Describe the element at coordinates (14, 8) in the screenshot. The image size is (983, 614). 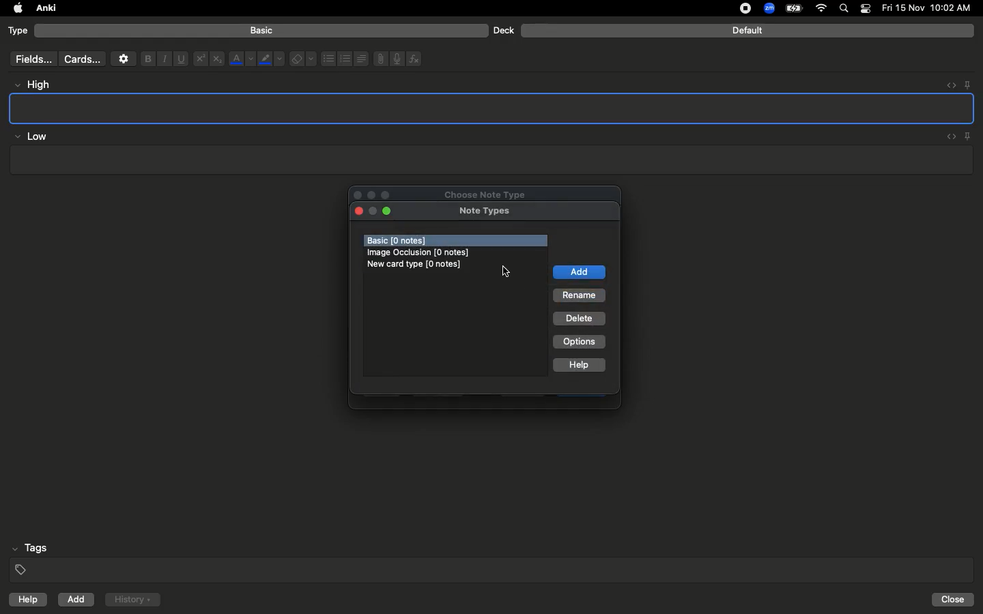
I see `apple logo` at that location.